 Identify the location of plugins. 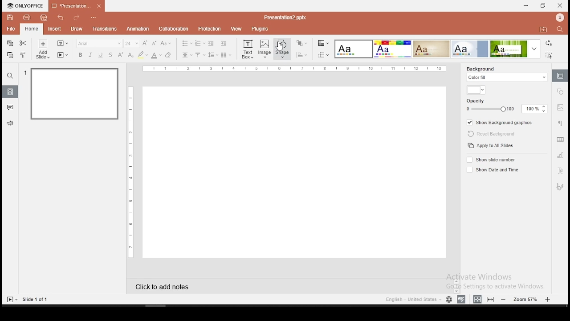
(260, 29).